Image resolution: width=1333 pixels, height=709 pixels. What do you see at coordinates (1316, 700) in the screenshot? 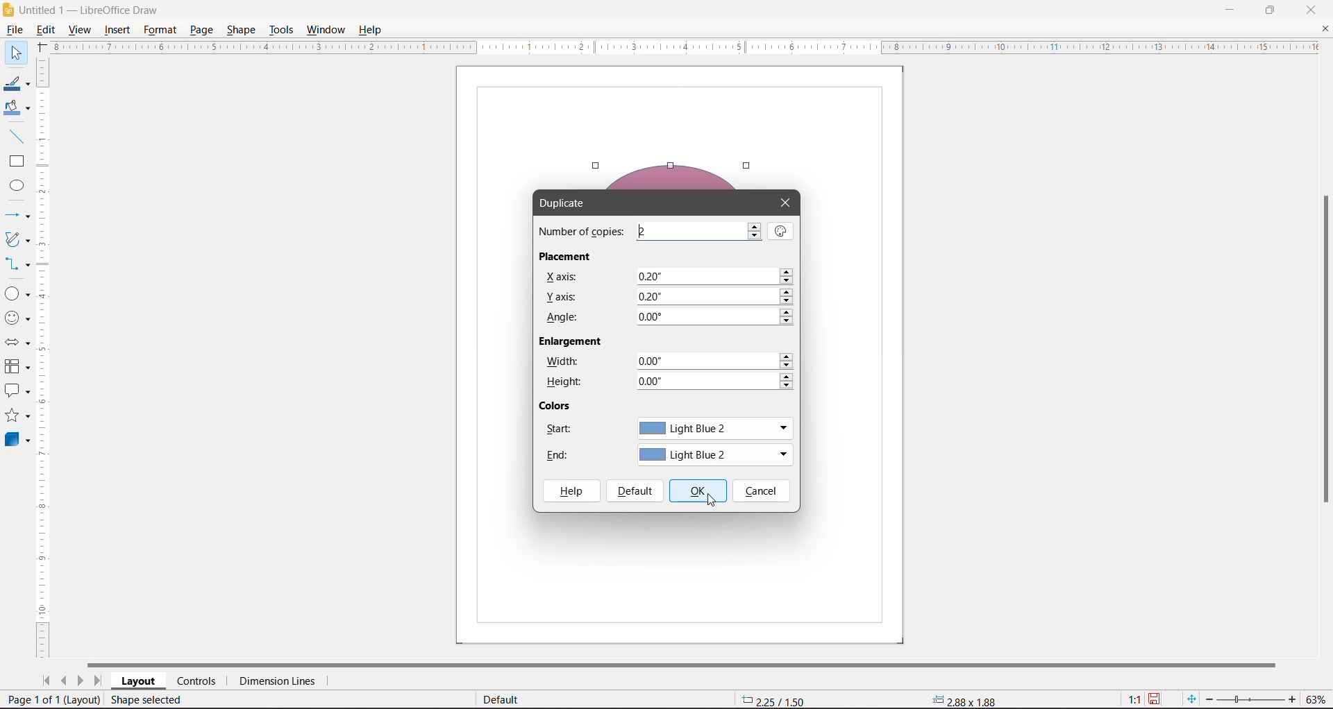
I see `Current Zoom Level` at bounding box center [1316, 700].